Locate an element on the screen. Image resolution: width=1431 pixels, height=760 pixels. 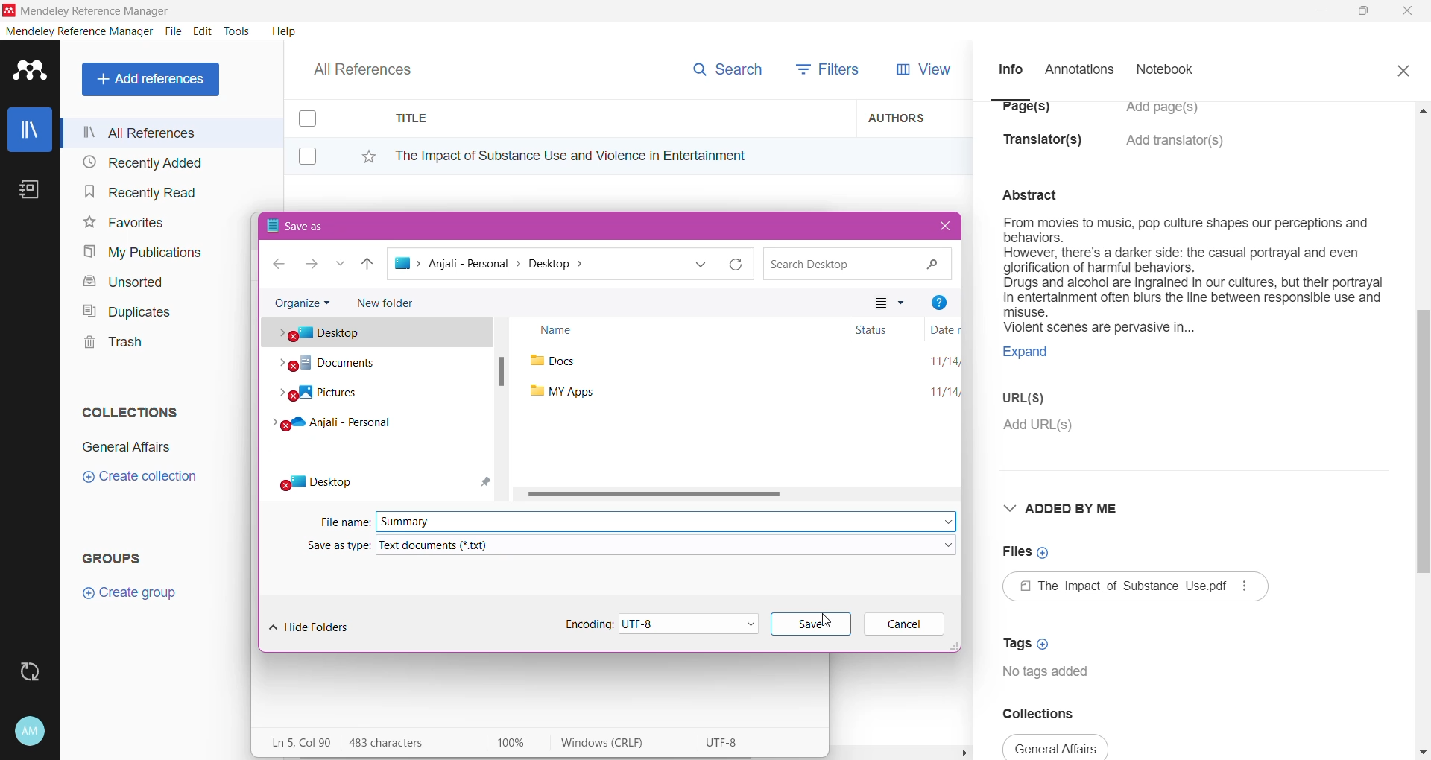
Close is located at coordinates (942, 227).